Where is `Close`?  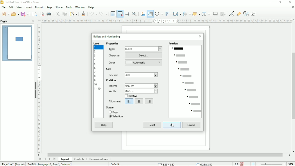 Close is located at coordinates (289, 2).